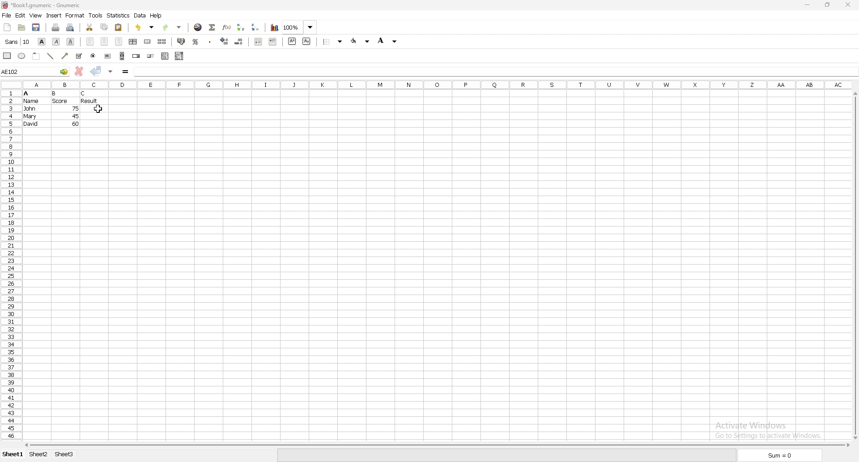  What do you see at coordinates (105, 27) in the screenshot?
I see `copy` at bounding box center [105, 27].